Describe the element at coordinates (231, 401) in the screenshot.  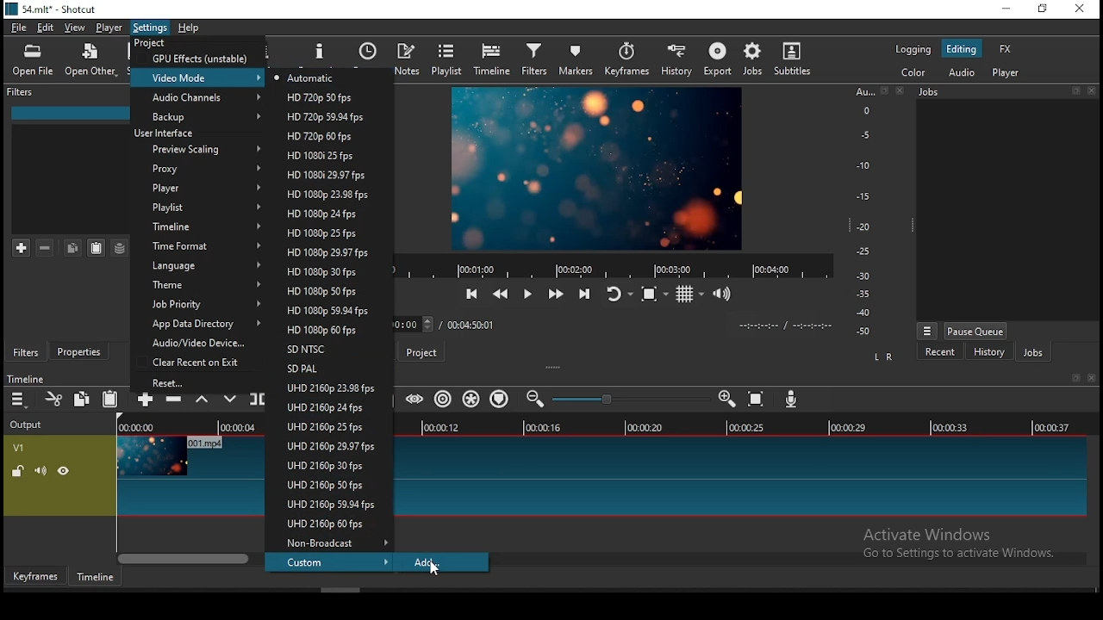
I see `overwrite` at that location.